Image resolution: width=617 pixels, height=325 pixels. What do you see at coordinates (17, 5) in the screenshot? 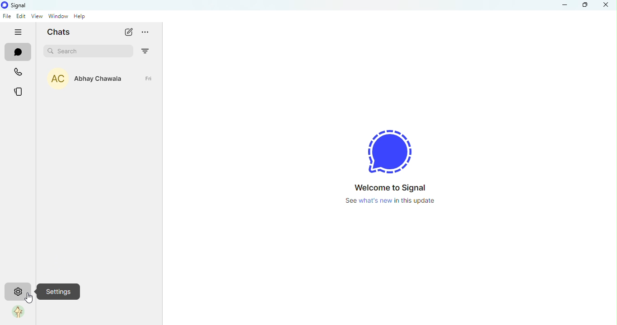
I see `icon` at bounding box center [17, 5].